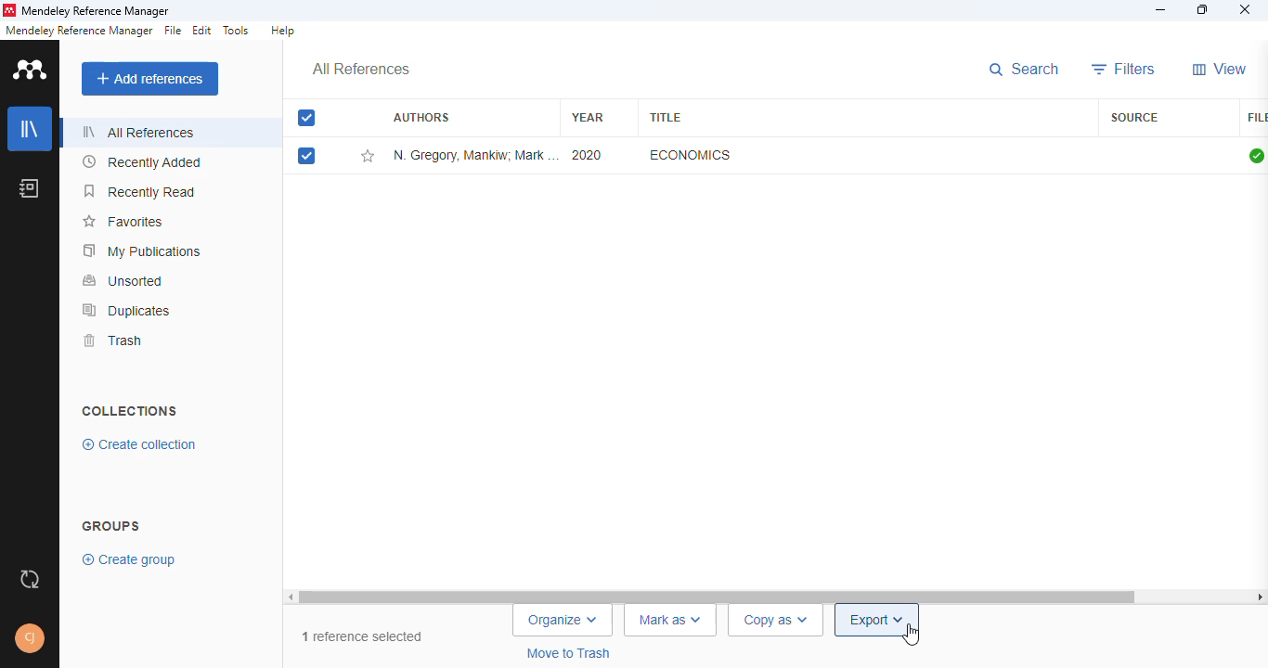 The image size is (1268, 668). I want to click on add references, so click(150, 79).